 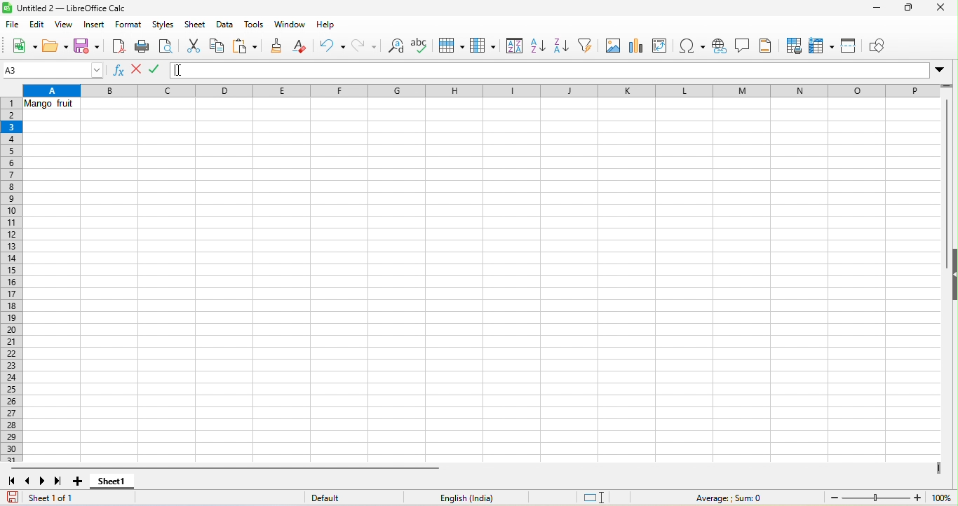 What do you see at coordinates (721, 47) in the screenshot?
I see `hyperlink` at bounding box center [721, 47].